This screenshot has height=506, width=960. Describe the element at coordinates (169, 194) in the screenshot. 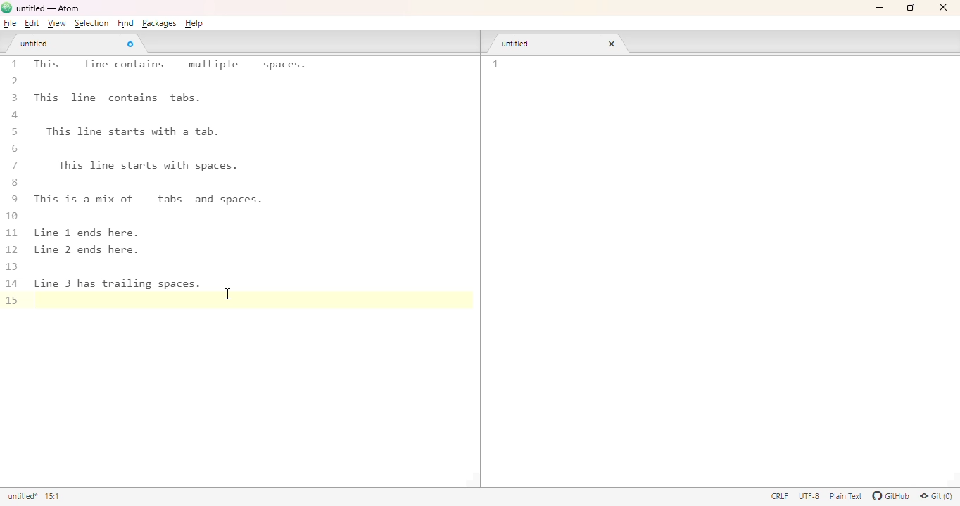

I see `1 This line contains multiple spaces.
2

3 This line contains tabs.

.

5 This line starts with a tab.

6

7 This line starts with spaces.

8

9 This is a mix of tabs and spaces.

10

11 Line 1 ends here.

12 Line 2 ends here.

13

14 Line 3 has trailing spaces.

s | Lo` at that location.